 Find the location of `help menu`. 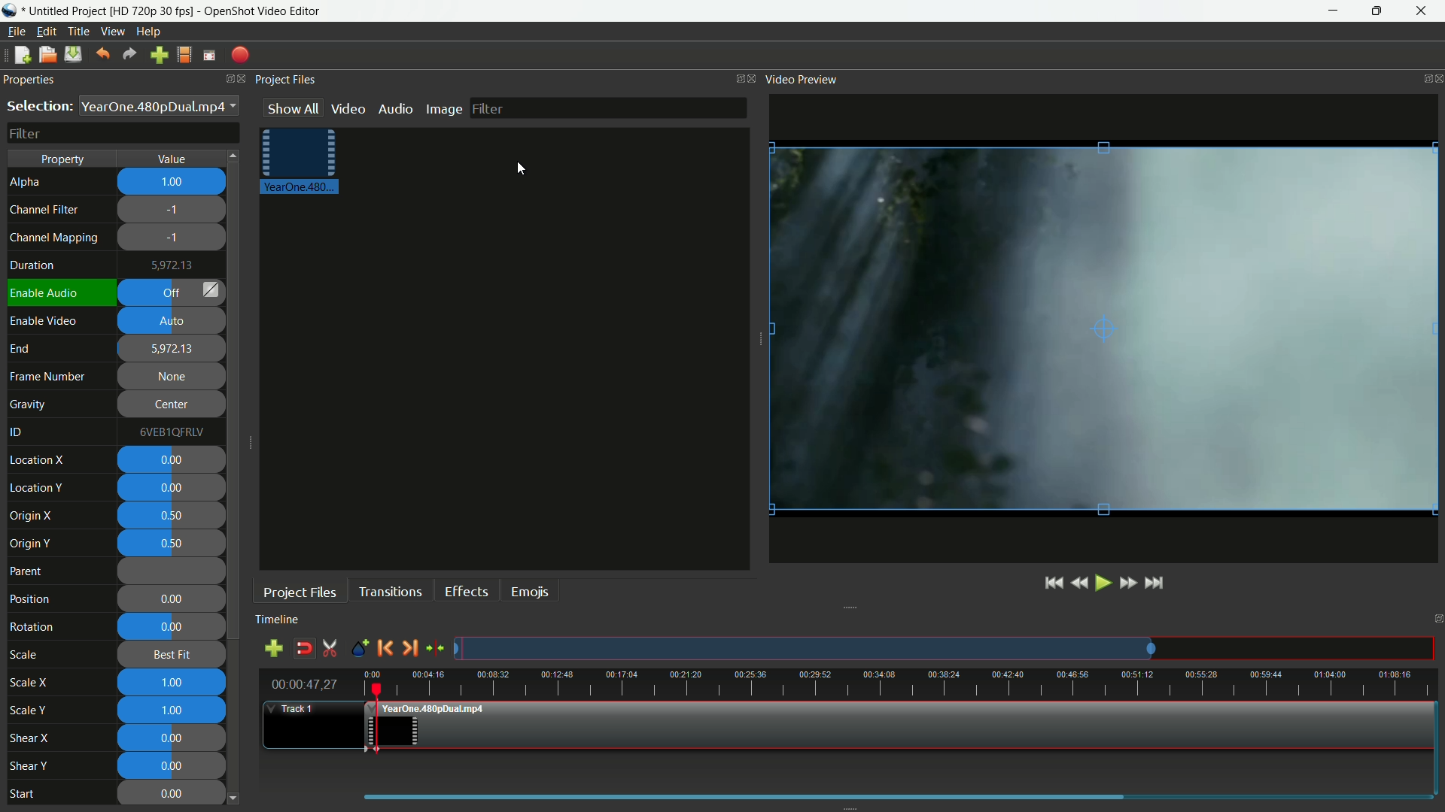

help menu is located at coordinates (150, 31).